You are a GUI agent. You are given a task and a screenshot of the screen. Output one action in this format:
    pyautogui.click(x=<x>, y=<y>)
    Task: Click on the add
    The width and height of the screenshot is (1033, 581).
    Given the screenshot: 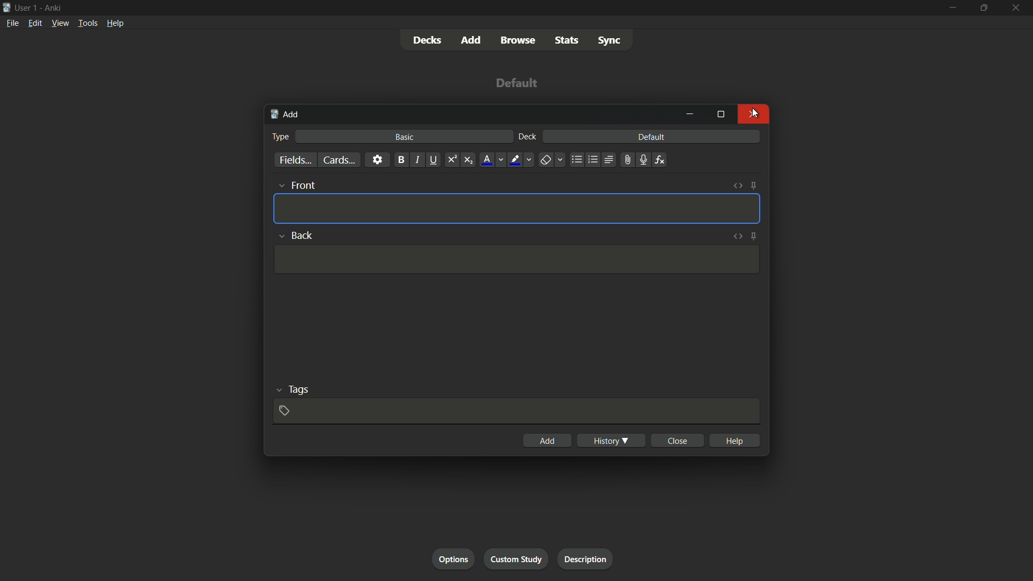 What is the action you would take?
    pyautogui.click(x=284, y=114)
    